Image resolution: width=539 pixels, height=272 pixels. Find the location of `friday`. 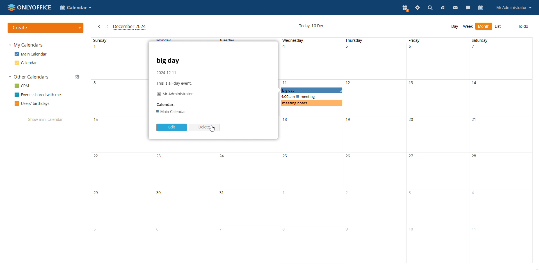

friday is located at coordinates (437, 151).